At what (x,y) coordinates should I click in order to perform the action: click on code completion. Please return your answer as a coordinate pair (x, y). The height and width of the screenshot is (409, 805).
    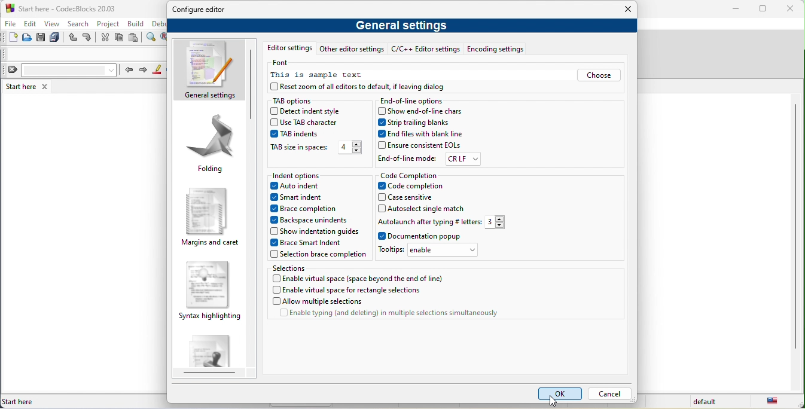
    Looking at the image, I should click on (410, 174).